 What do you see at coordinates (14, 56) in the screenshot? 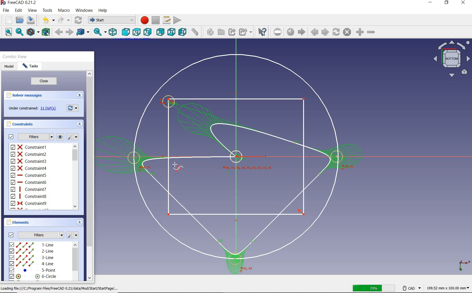
I see `combo view` at bounding box center [14, 56].